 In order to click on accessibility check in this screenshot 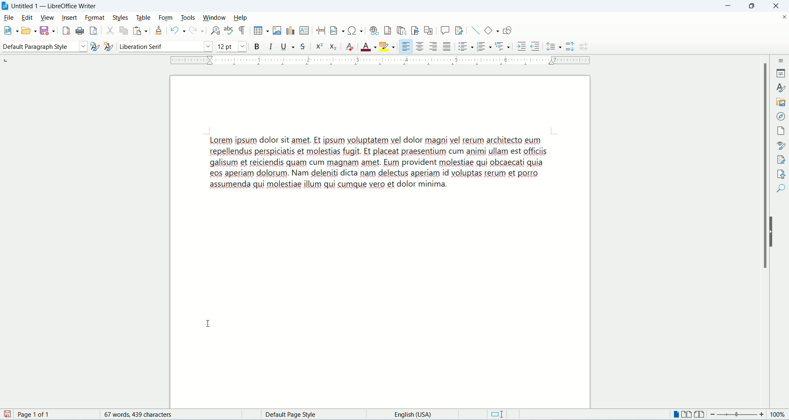, I will do `click(782, 174)`.